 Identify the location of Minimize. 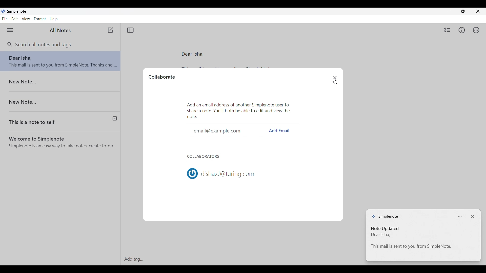
(449, 10).